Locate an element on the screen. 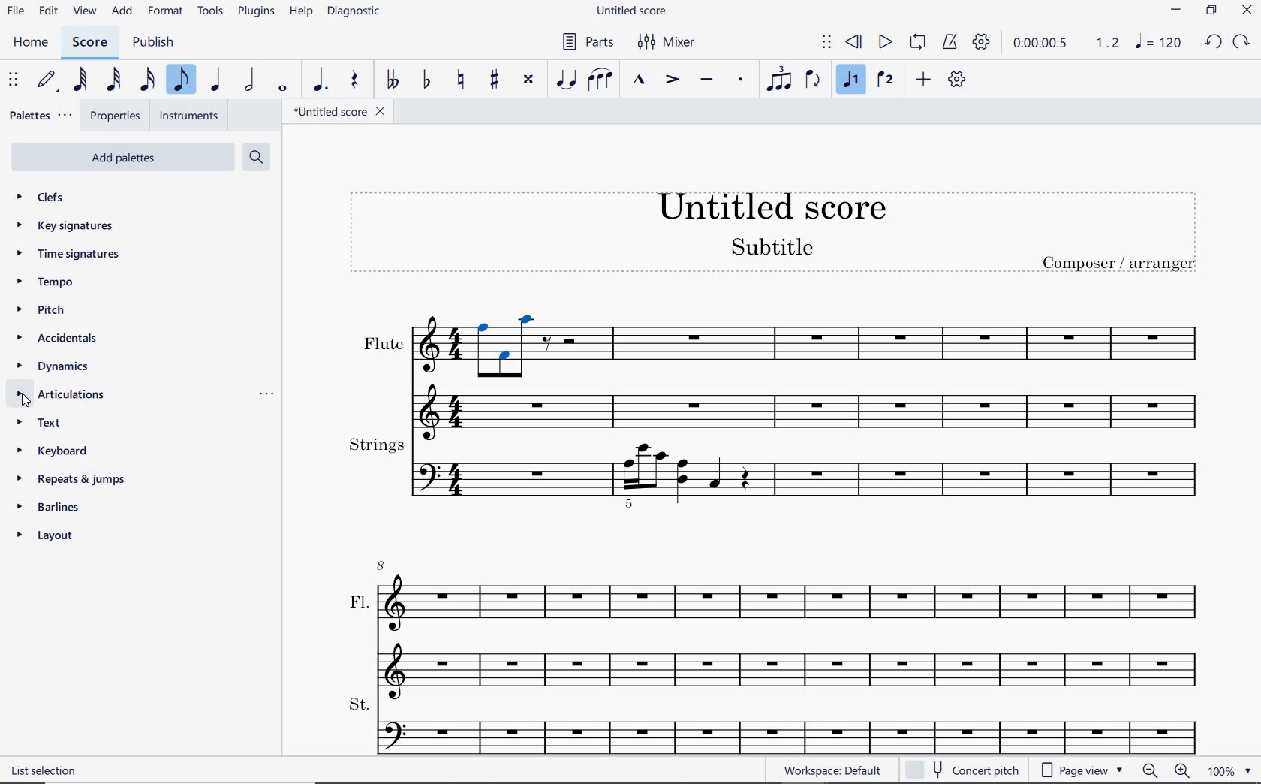 The image size is (1261, 784). PLAYBACK SETTINGS is located at coordinates (981, 41).